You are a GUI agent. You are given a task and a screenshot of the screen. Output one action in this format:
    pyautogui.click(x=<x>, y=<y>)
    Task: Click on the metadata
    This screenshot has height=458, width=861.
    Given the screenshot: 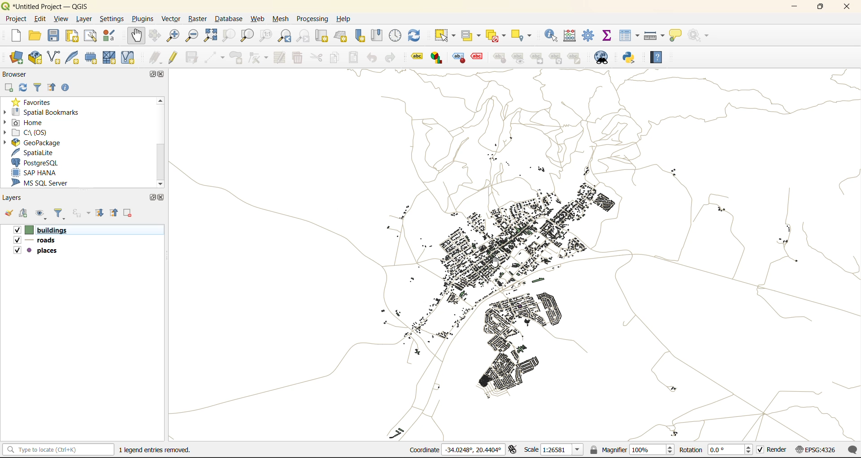 What is the action you would take?
    pyautogui.click(x=154, y=451)
    